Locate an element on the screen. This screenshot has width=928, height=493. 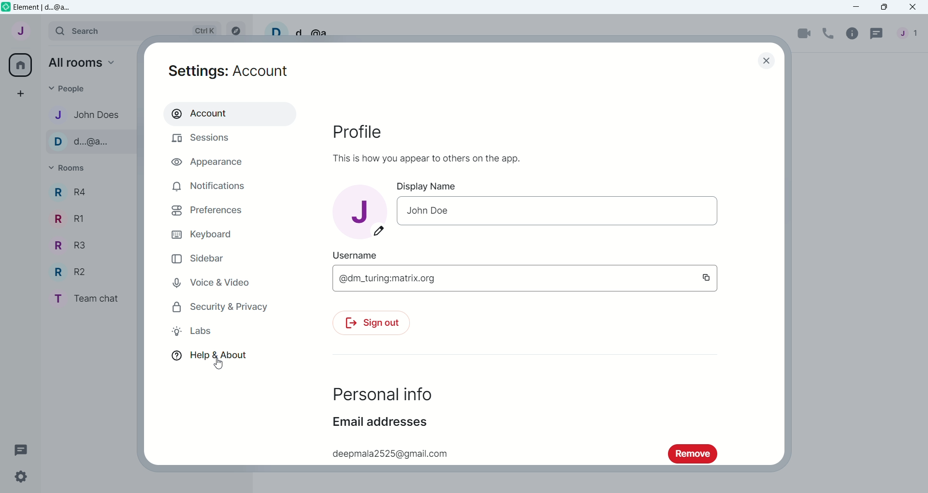
Email addresses is located at coordinates (378, 422).